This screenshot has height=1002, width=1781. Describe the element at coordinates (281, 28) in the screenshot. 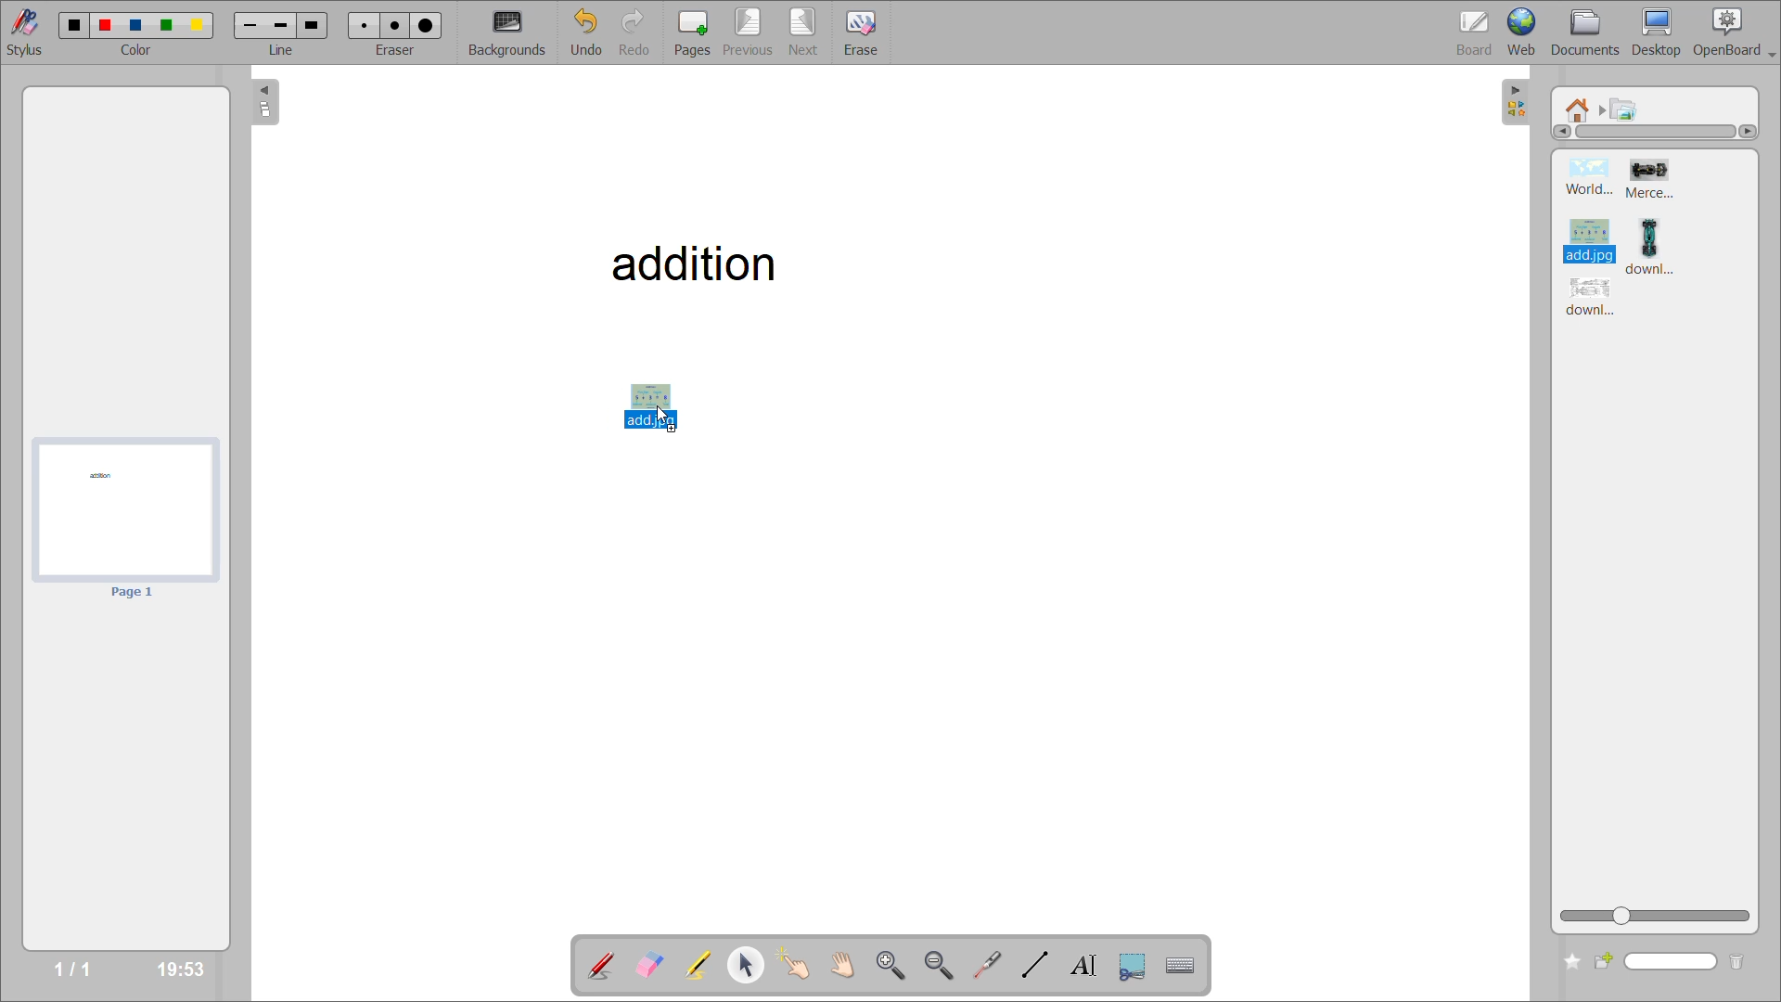

I see `line 2` at that location.